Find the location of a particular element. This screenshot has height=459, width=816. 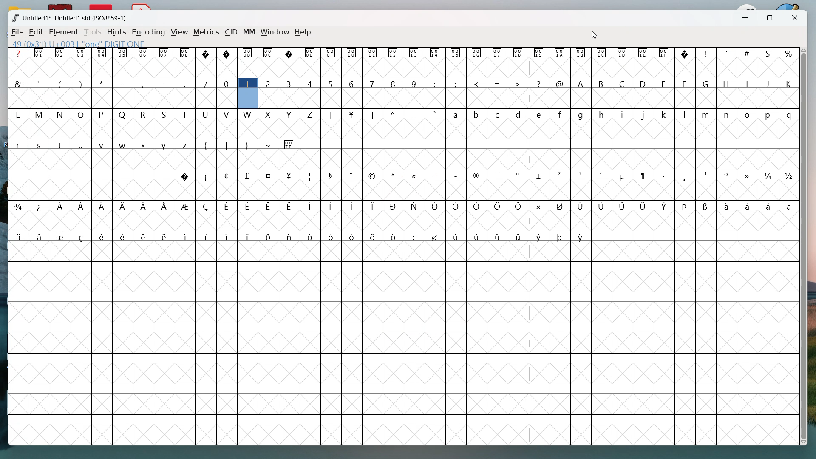

symbol is located at coordinates (477, 176).